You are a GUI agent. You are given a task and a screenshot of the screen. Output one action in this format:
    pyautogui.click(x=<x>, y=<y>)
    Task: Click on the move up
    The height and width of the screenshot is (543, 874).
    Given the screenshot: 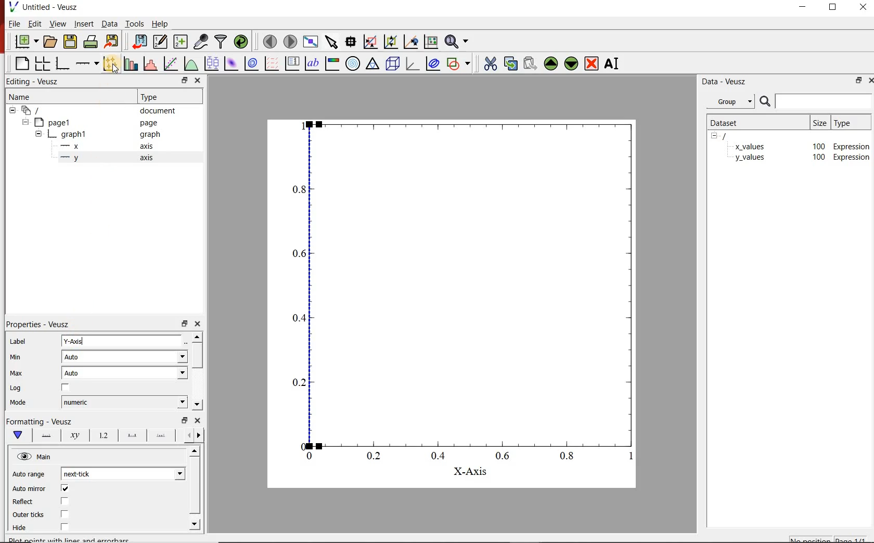 What is the action you would take?
    pyautogui.click(x=196, y=337)
    